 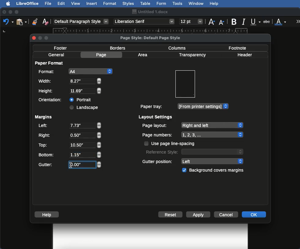 I want to click on Paragraph style, so click(x=81, y=21).